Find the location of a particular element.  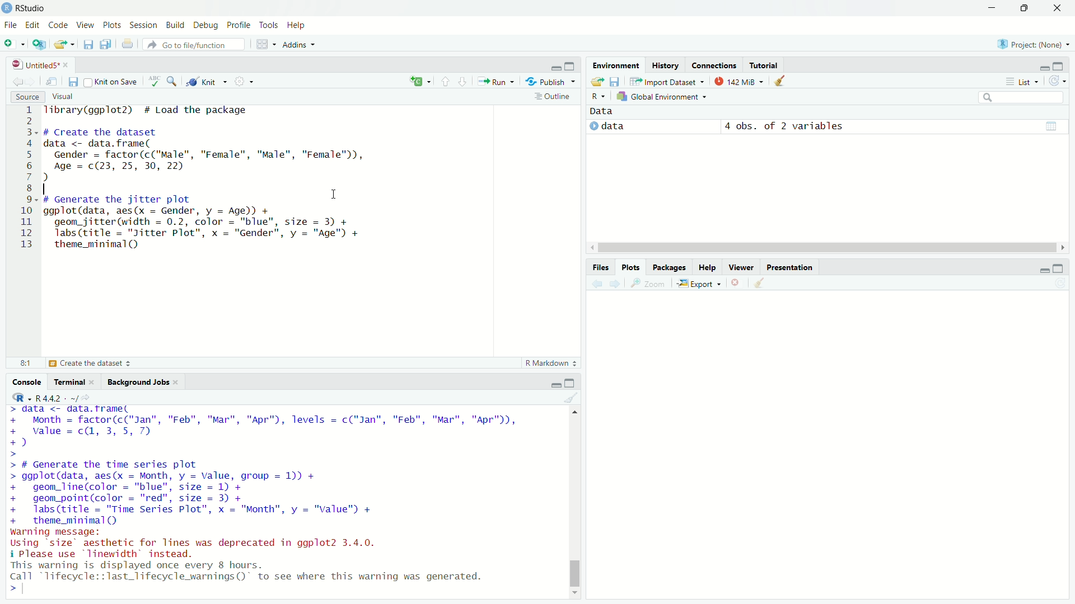

run the current line or selection is located at coordinates (497, 81).